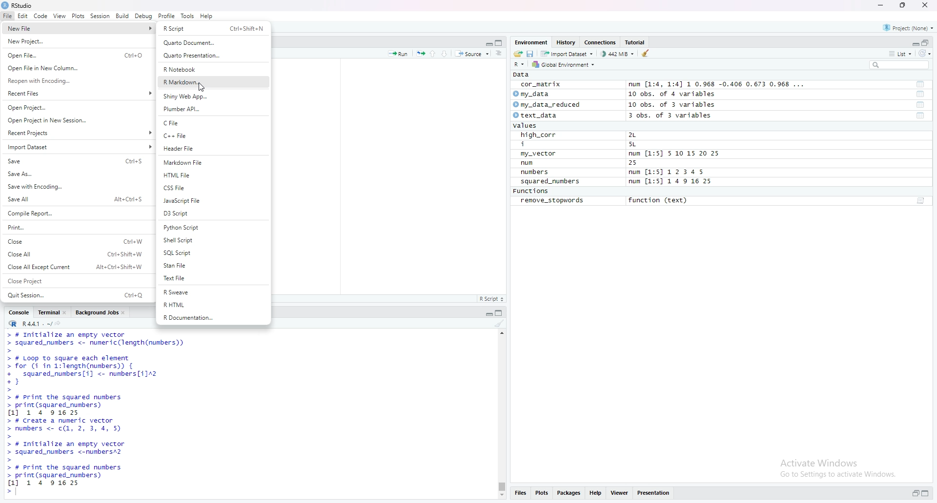 The height and width of the screenshot is (503, 937). What do you see at coordinates (487, 43) in the screenshot?
I see `minimize` at bounding box center [487, 43].